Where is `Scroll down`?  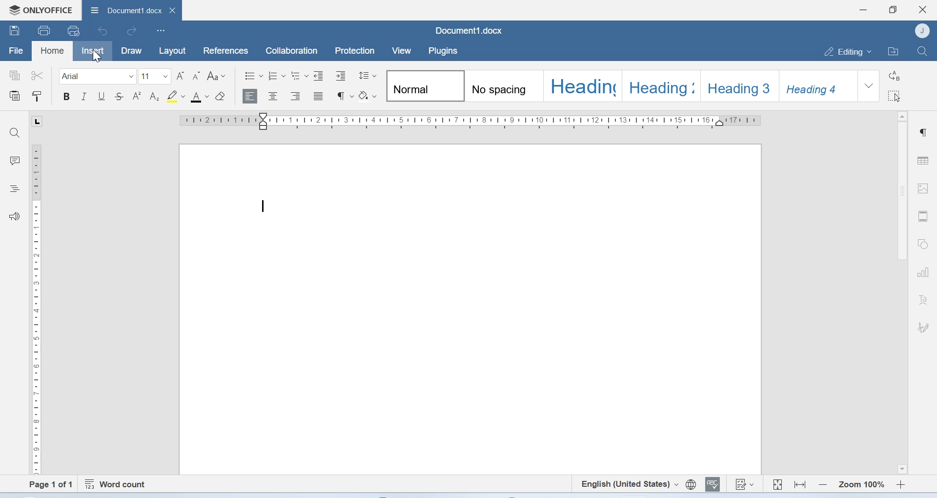 Scroll down is located at coordinates (901, 469).